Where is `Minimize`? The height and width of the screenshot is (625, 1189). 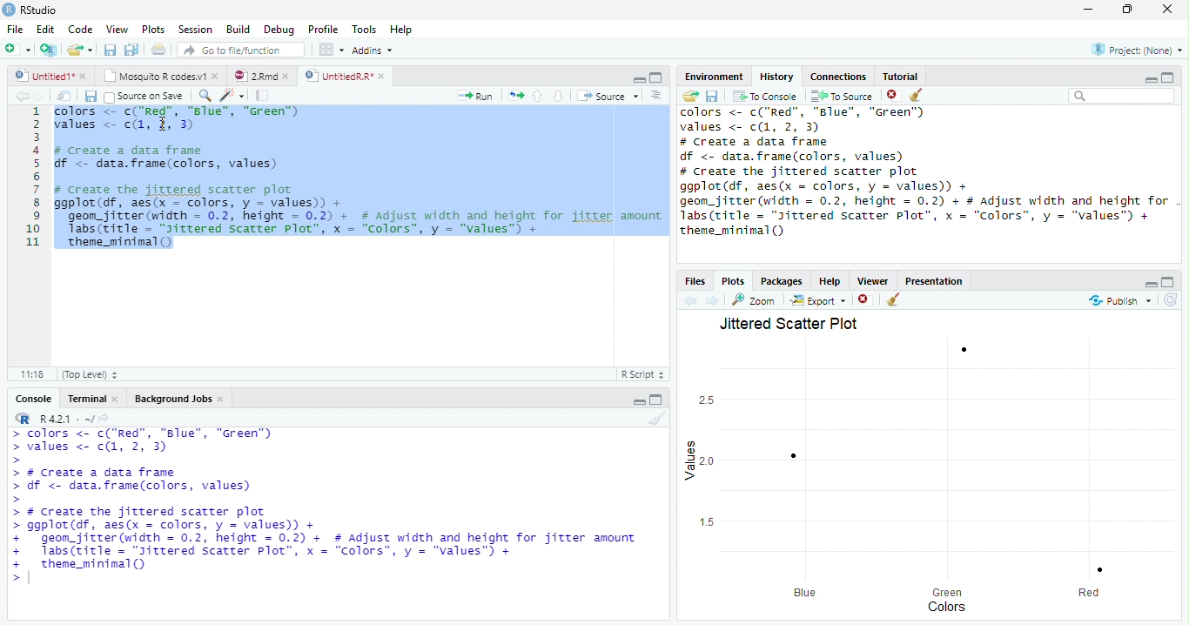
Minimize is located at coordinates (1150, 284).